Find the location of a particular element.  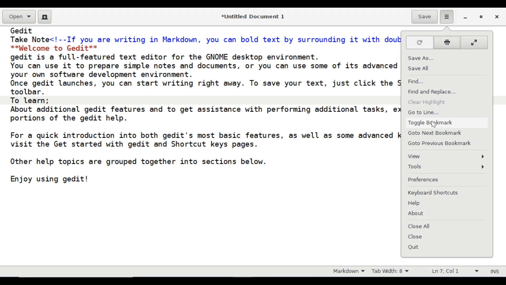

Reload is located at coordinates (419, 42).